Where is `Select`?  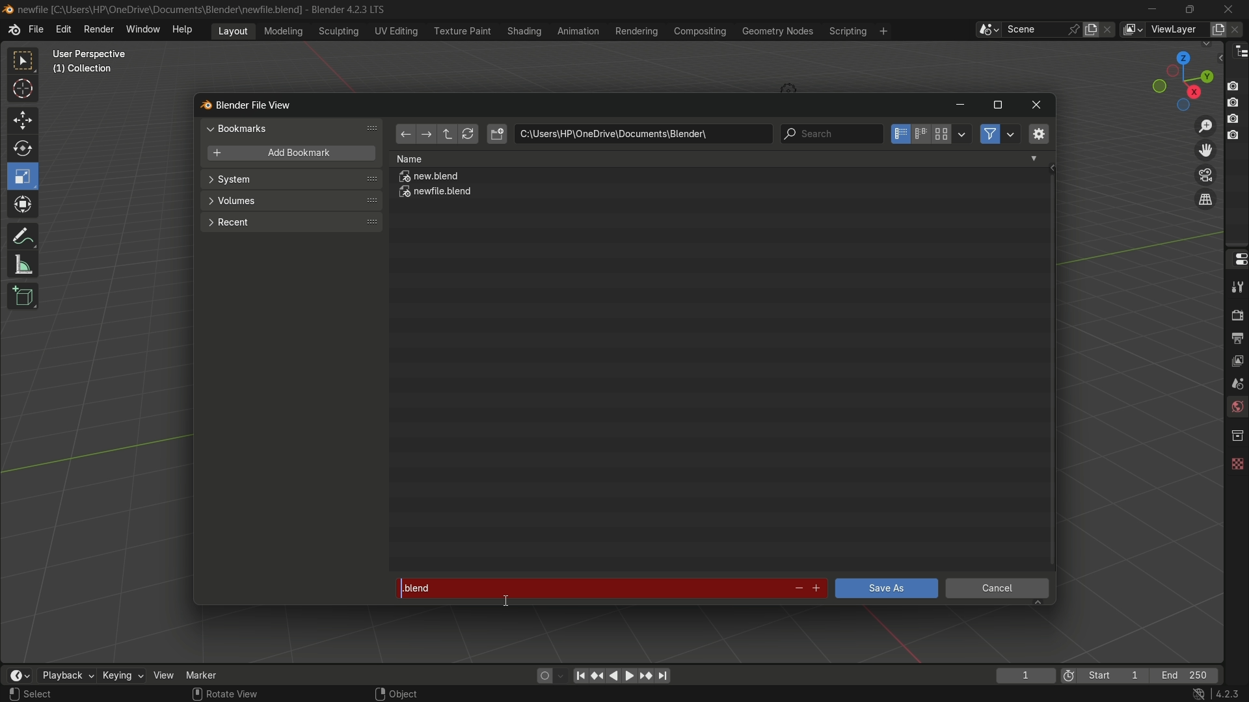 Select is located at coordinates (54, 694).